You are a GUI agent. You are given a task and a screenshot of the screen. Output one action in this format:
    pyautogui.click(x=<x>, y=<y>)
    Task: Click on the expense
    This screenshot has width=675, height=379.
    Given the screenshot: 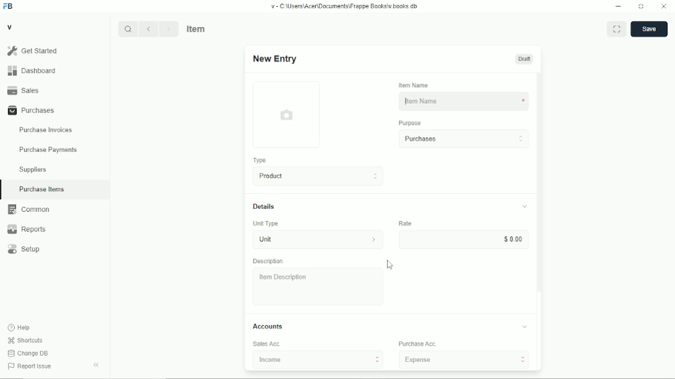 What is the action you would take?
    pyautogui.click(x=464, y=359)
    